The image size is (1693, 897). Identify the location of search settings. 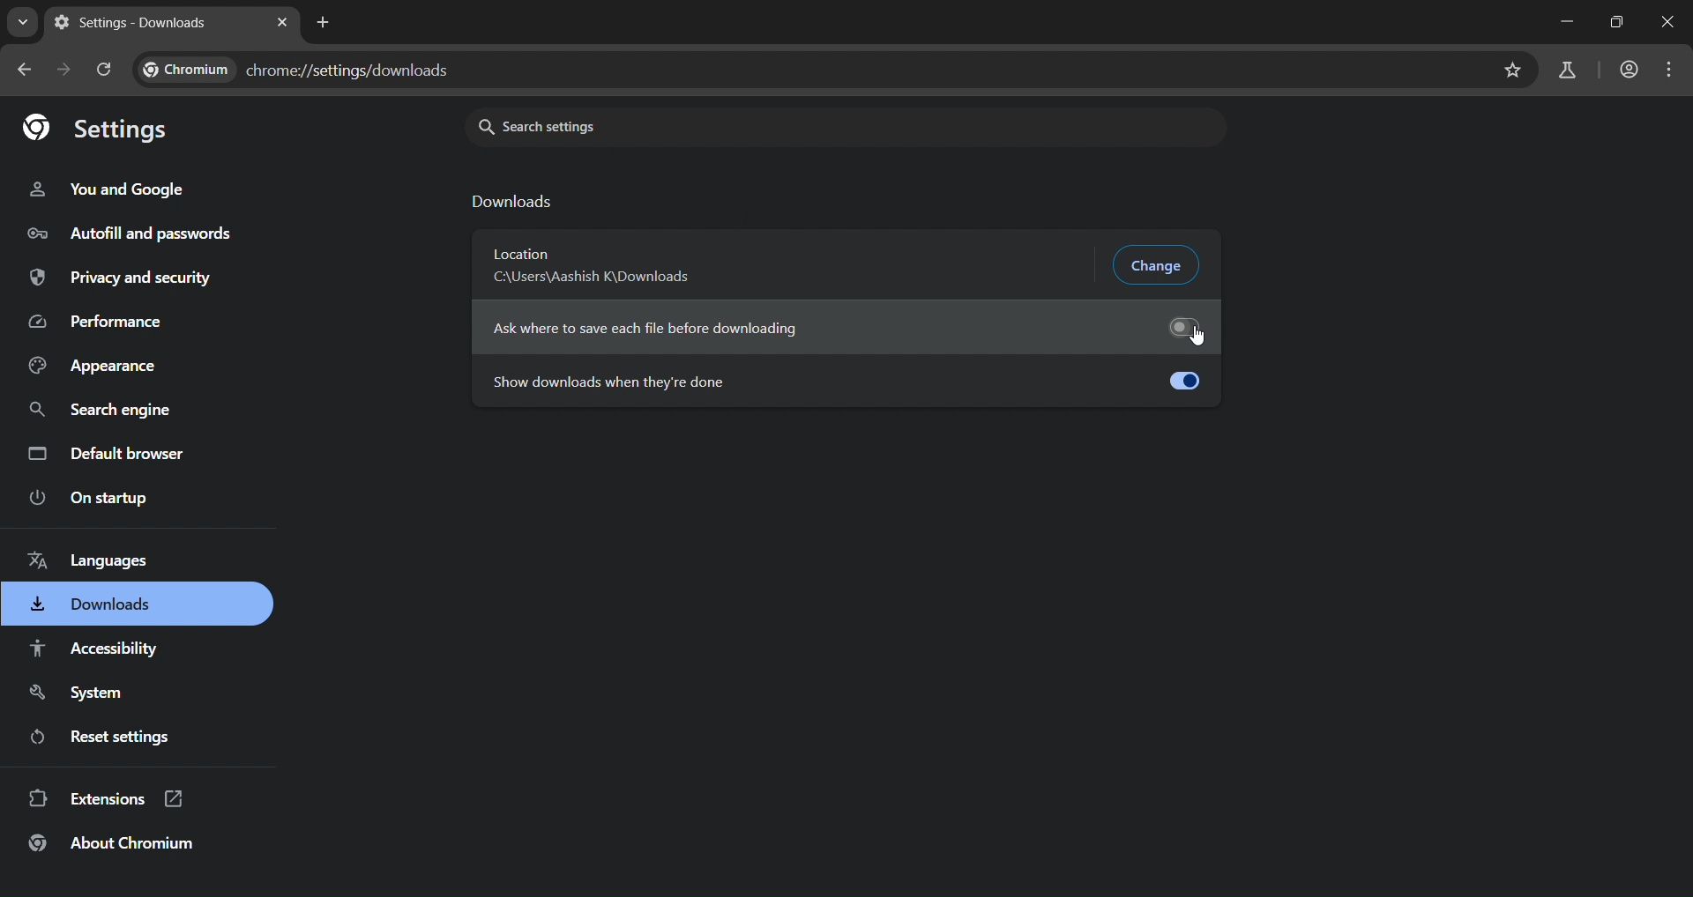
(752, 128).